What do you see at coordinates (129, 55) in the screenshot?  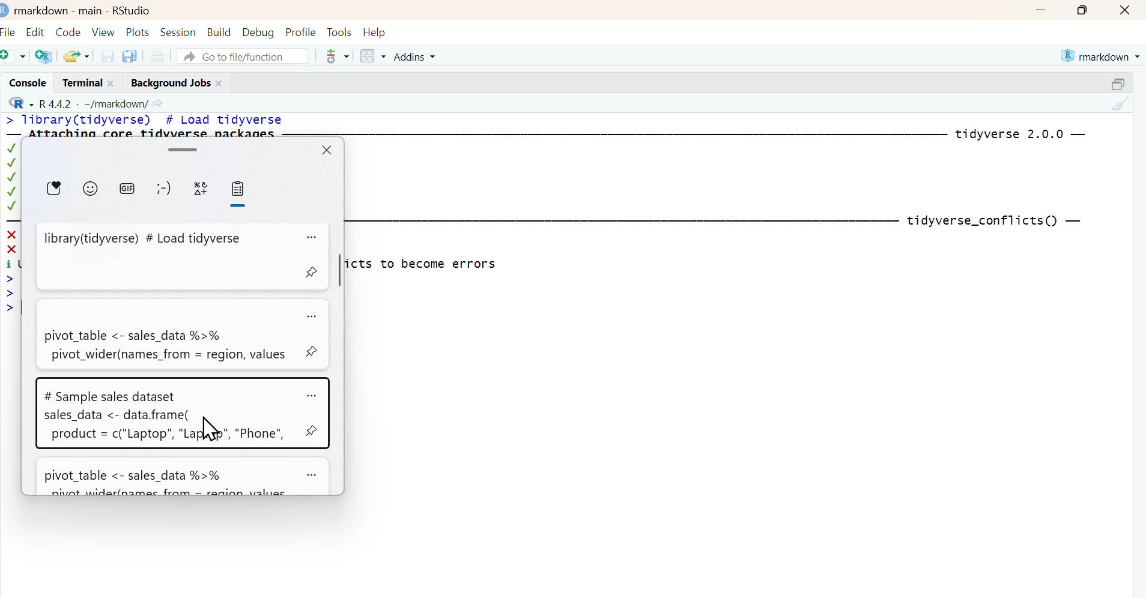 I see `save all` at bounding box center [129, 55].